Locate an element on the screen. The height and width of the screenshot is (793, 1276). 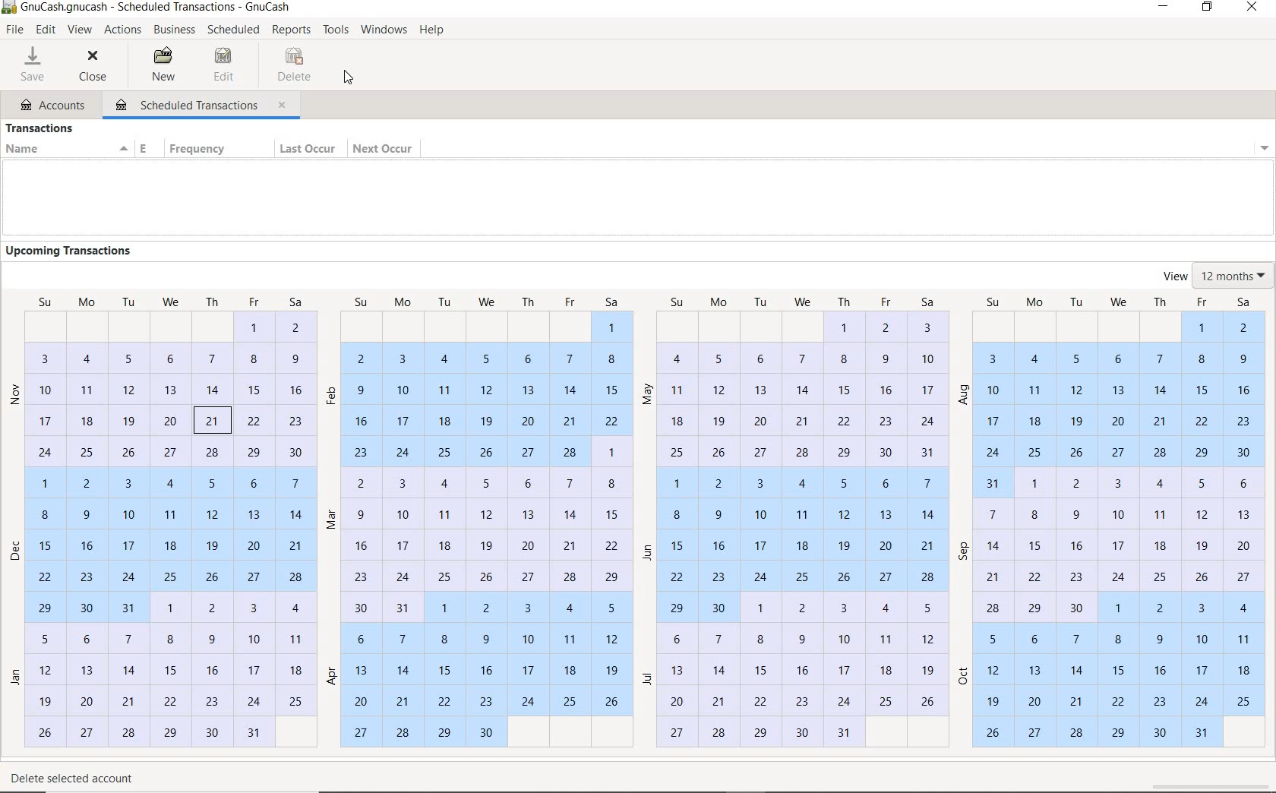
HELP is located at coordinates (434, 30).